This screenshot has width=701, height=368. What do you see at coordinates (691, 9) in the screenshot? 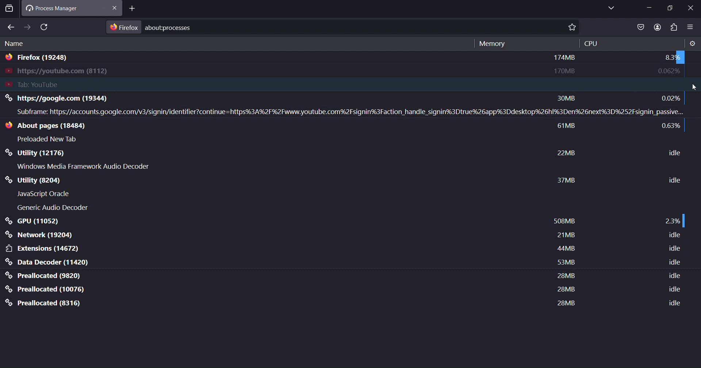
I see `close` at bounding box center [691, 9].